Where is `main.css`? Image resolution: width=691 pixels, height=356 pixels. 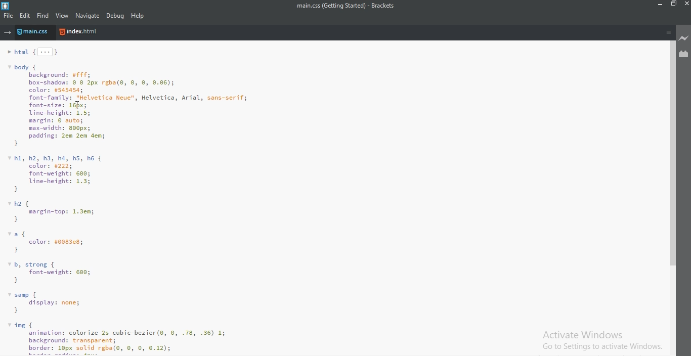
main.css is located at coordinates (37, 33).